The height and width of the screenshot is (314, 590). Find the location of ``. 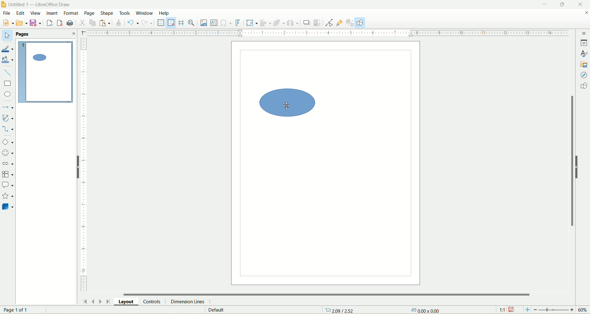

 is located at coordinates (204, 23).